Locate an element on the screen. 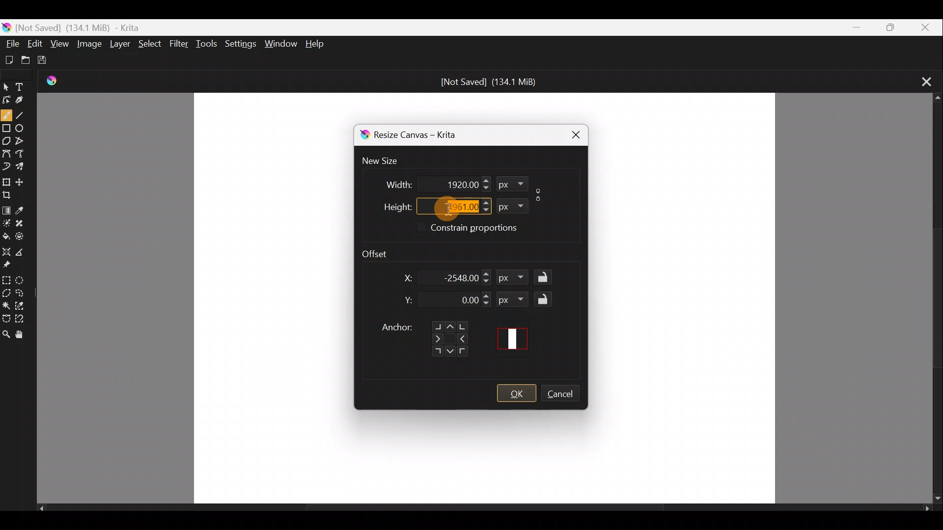  Enclose & fill tool is located at coordinates (24, 236).